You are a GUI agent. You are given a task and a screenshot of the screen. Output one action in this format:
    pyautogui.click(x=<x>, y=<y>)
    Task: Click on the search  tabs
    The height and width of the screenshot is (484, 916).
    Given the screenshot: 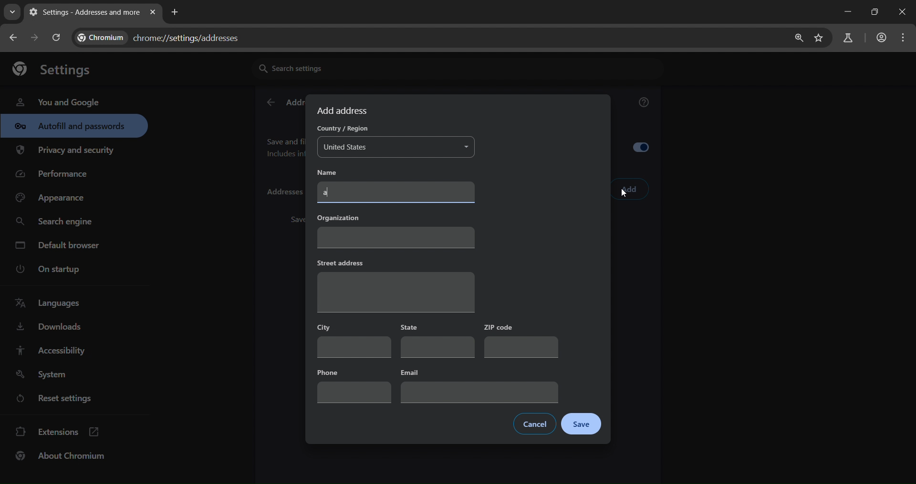 What is the action you would take?
    pyautogui.click(x=12, y=12)
    